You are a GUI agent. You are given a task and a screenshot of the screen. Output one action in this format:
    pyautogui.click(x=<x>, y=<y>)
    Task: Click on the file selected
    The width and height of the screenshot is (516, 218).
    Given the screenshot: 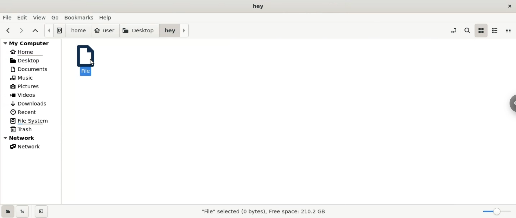 What is the action you would take?
    pyautogui.click(x=86, y=62)
    